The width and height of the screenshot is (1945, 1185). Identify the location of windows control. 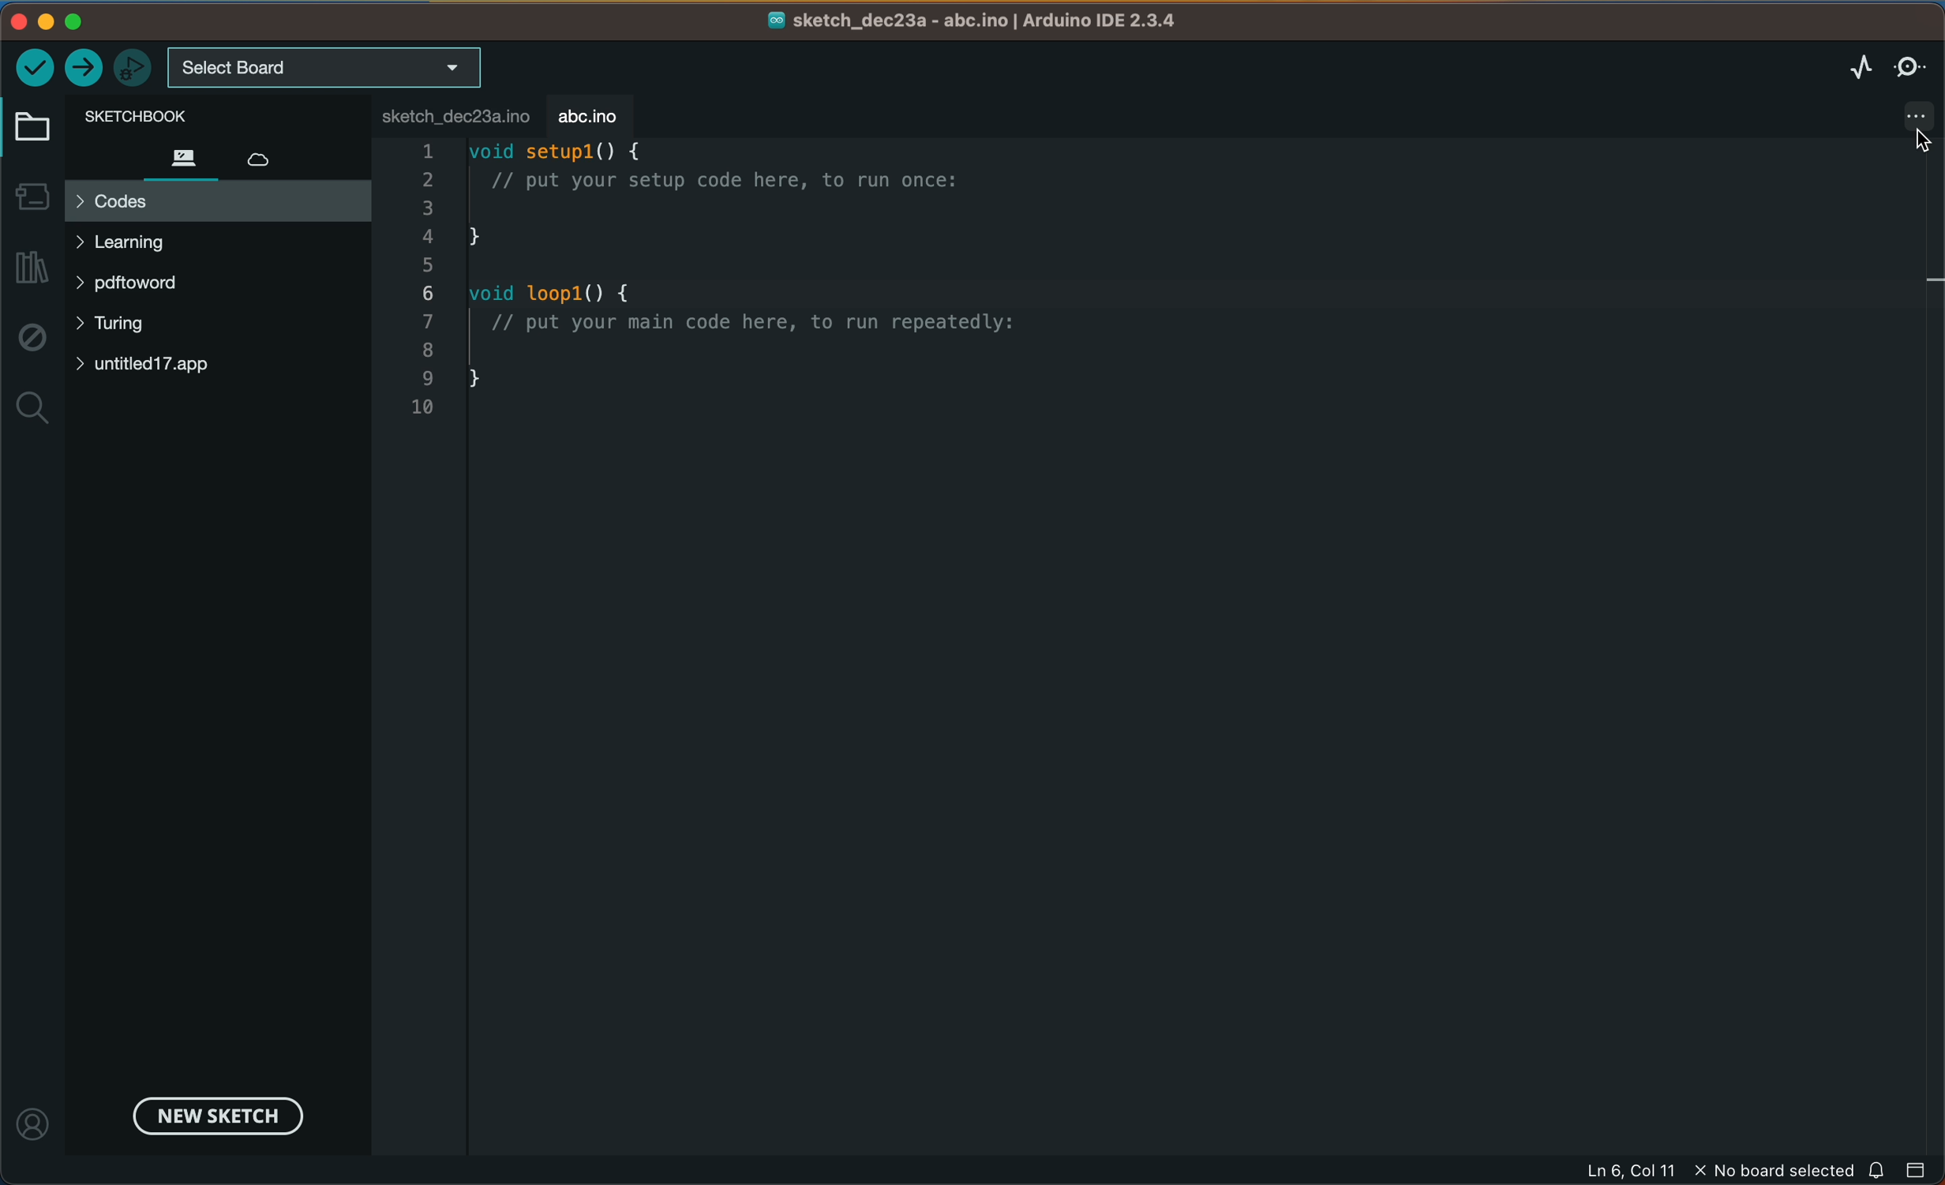
(81, 21).